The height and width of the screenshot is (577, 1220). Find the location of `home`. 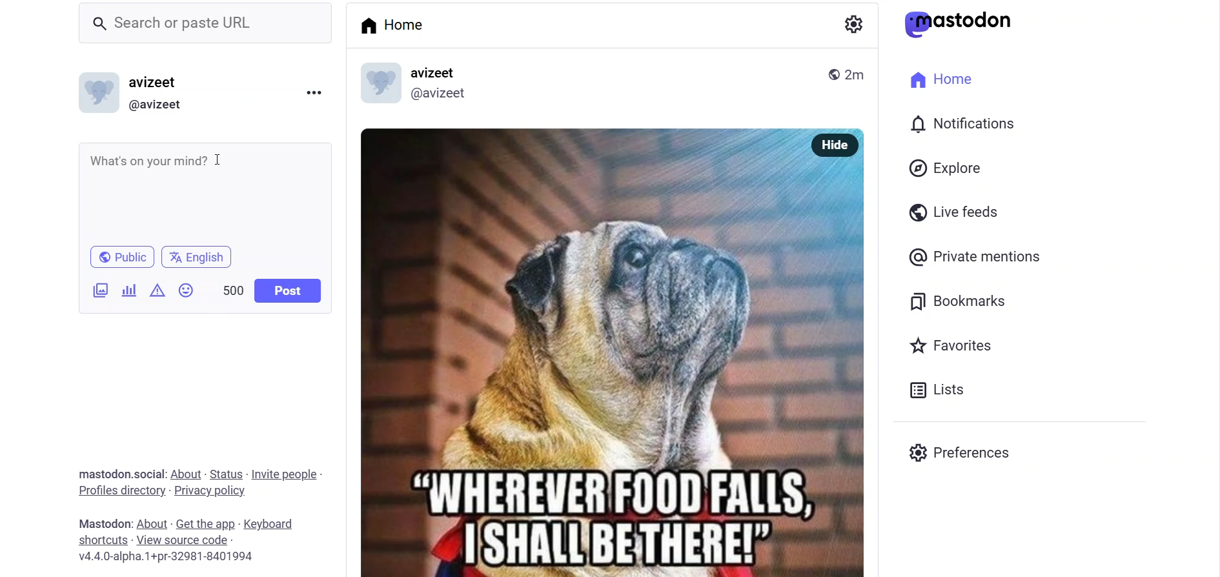

home is located at coordinates (401, 26).